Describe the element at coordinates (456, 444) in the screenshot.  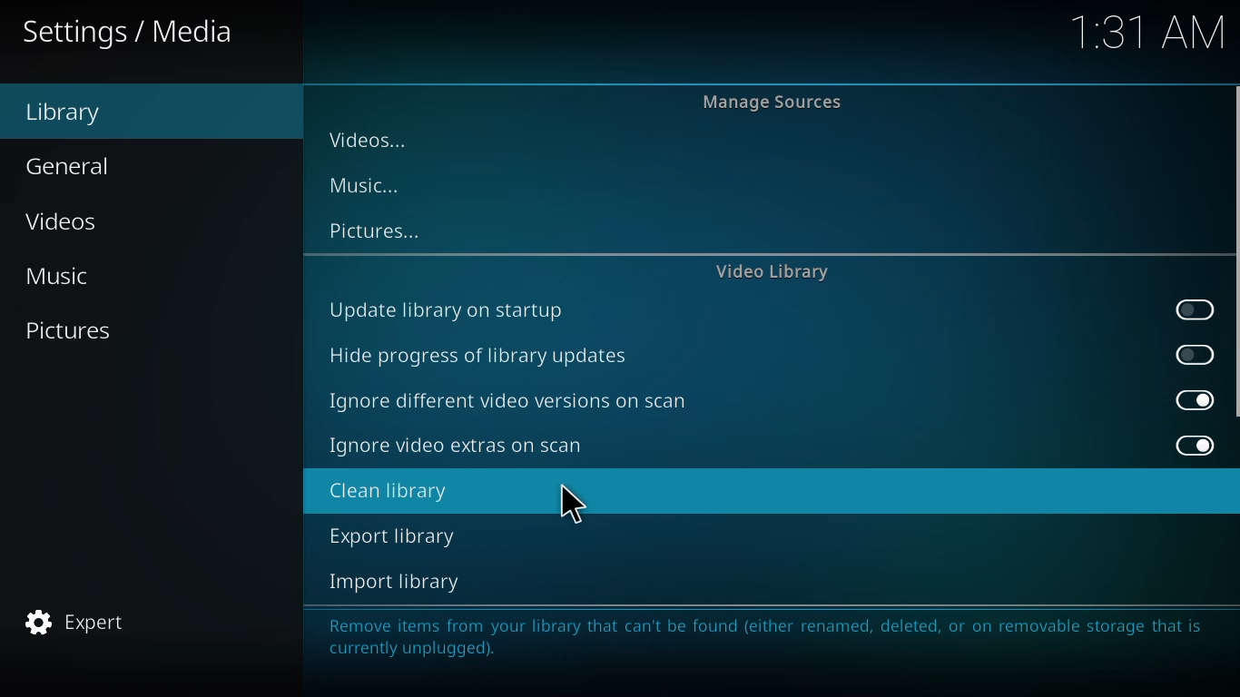
I see `ignore video extras on scan` at that location.